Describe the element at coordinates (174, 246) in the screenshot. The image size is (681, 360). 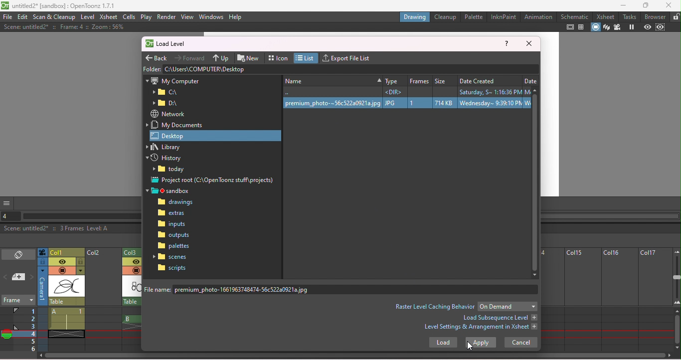
I see `Palettes` at that location.